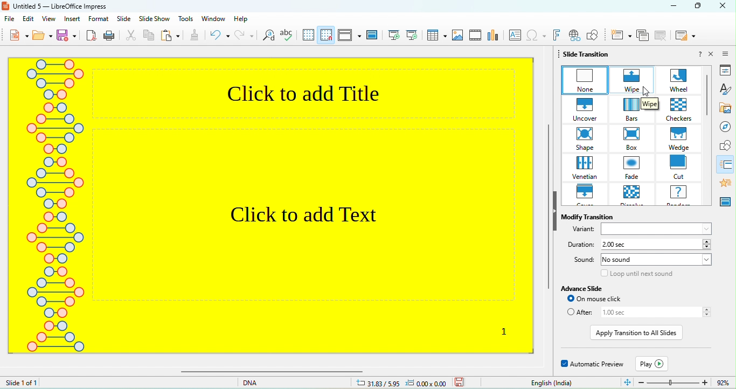 Image resolution: width=736 pixels, height=389 pixels. I want to click on cursor movement, so click(649, 93).